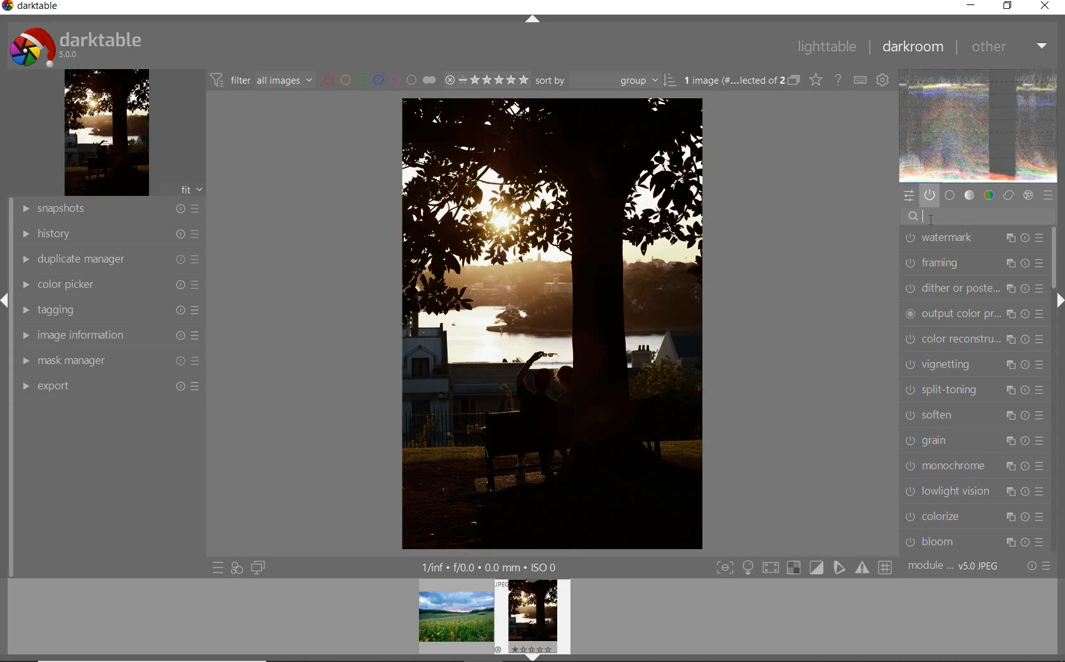 This screenshot has height=662, width=1065. Describe the element at coordinates (972, 238) in the screenshot. I see `watermark` at that location.